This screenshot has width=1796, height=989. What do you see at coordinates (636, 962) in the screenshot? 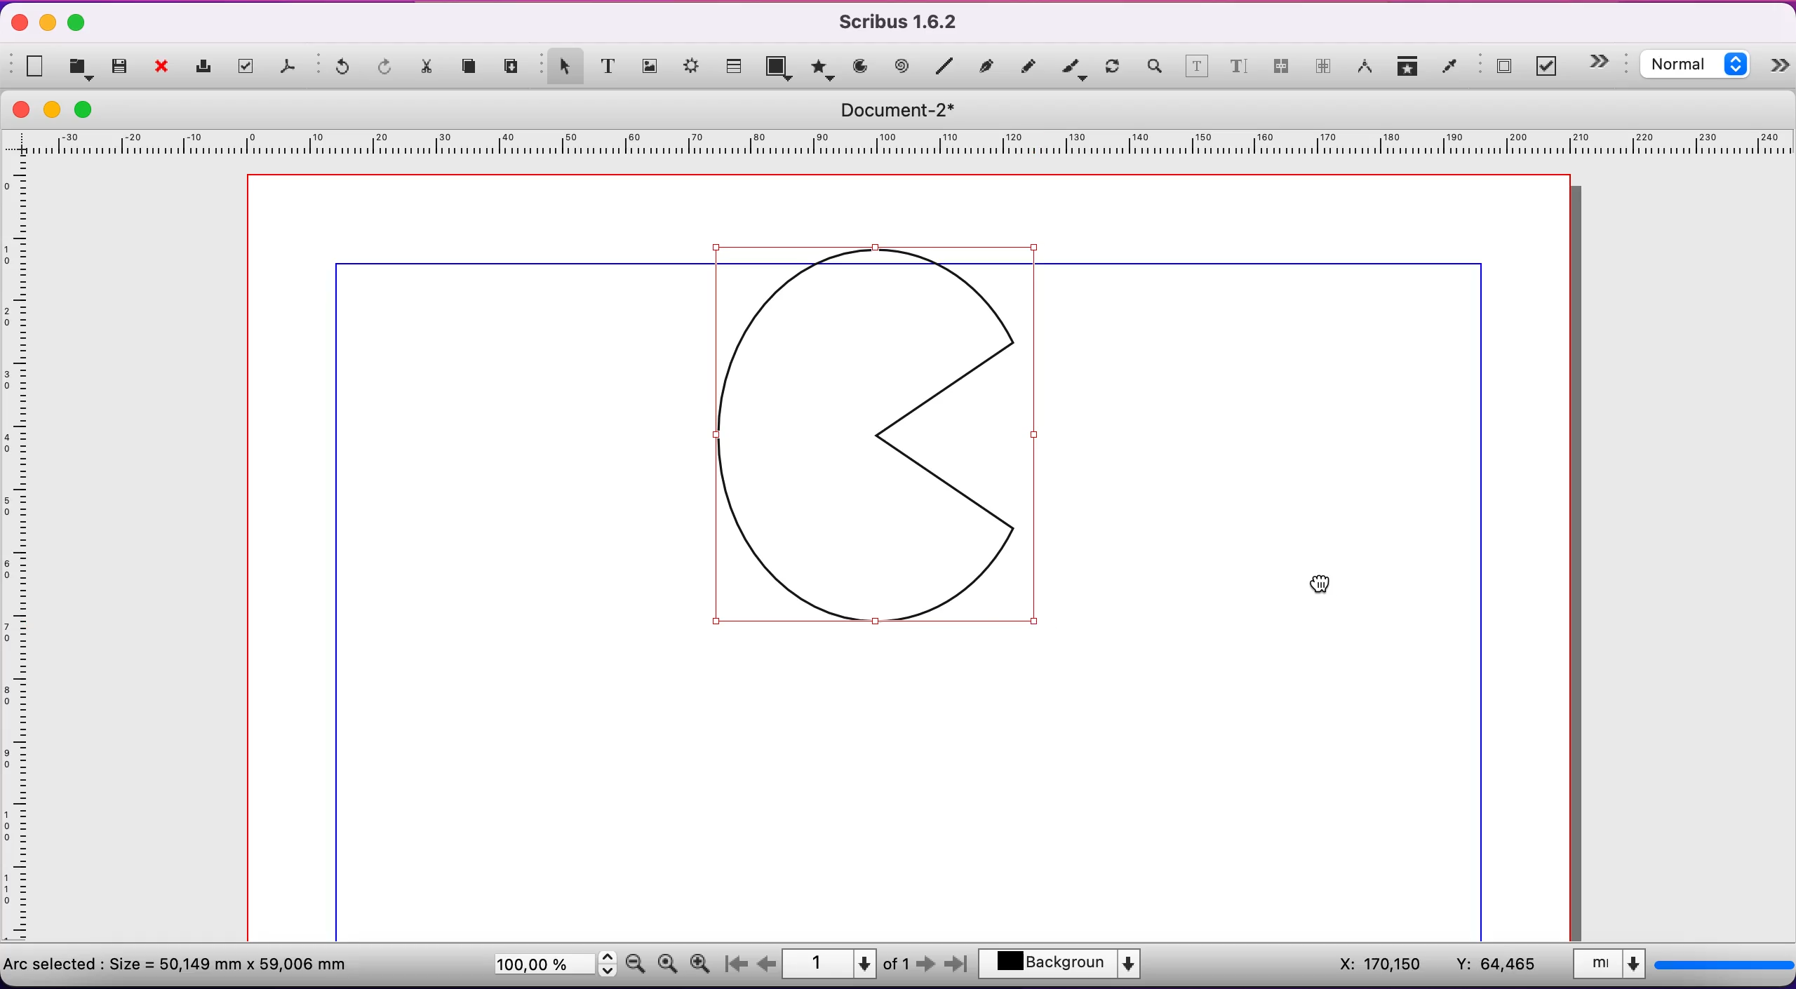
I see `zoom out` at bounding box center [636, 962].